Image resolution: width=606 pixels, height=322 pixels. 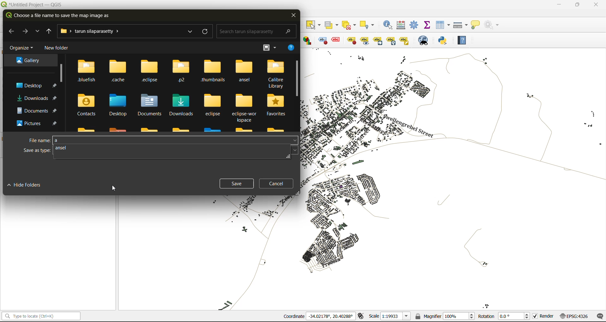 What do you see at coordinates (391, 40) in the screenshot?
I see `Rotate a label` at bounding box center [391, 40].